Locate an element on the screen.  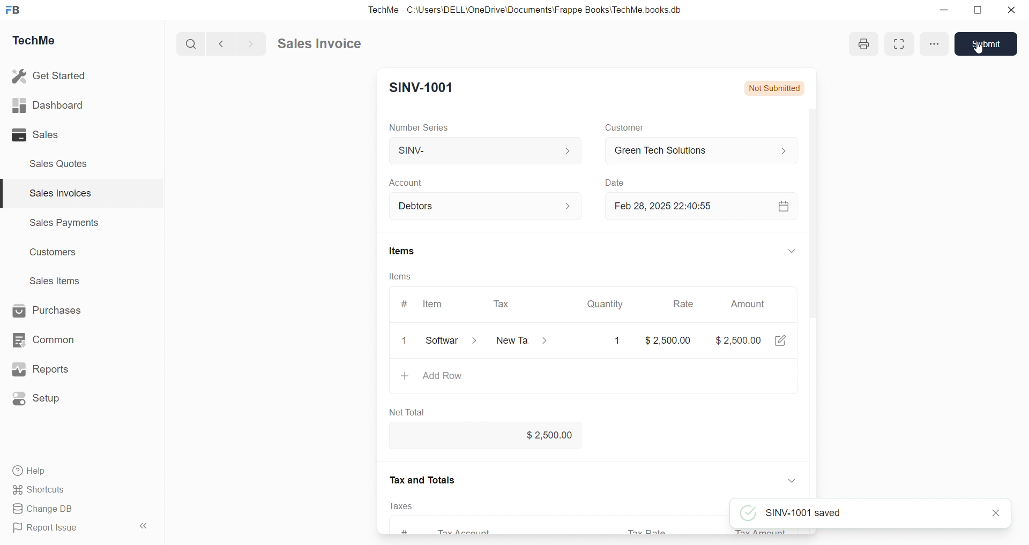
Feb 28, 2025 22:40:55 is located at coordinates (668, 206).